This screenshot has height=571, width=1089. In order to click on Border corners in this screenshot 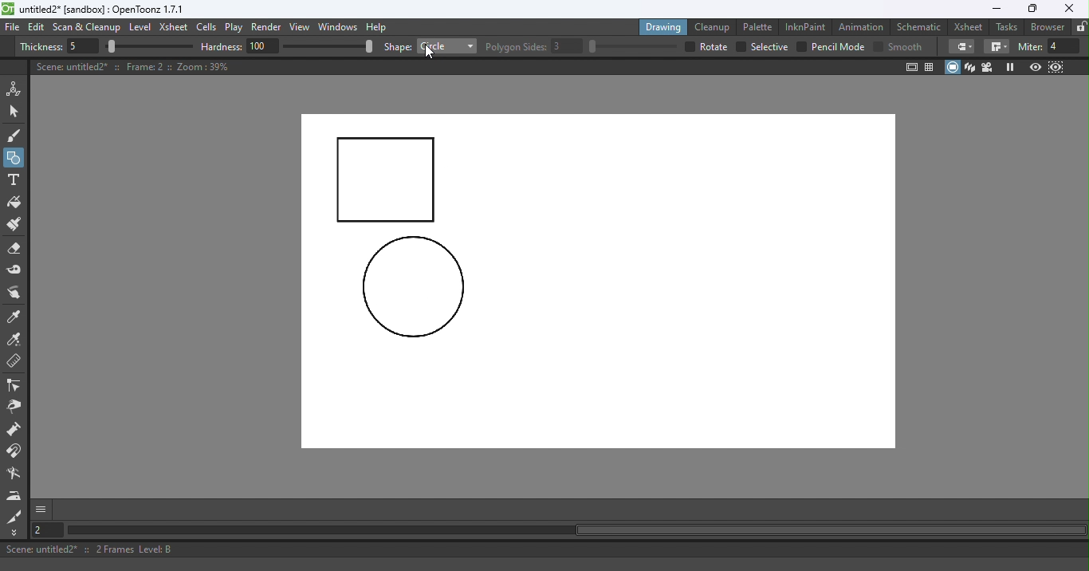, I will do `click(997, 47)`.